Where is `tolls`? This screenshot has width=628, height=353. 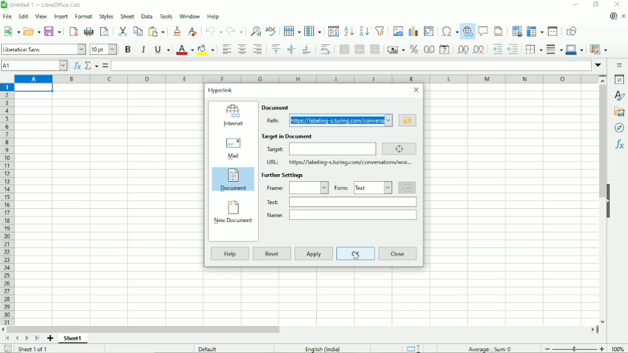
tolls is located at coordinates (166, 16).